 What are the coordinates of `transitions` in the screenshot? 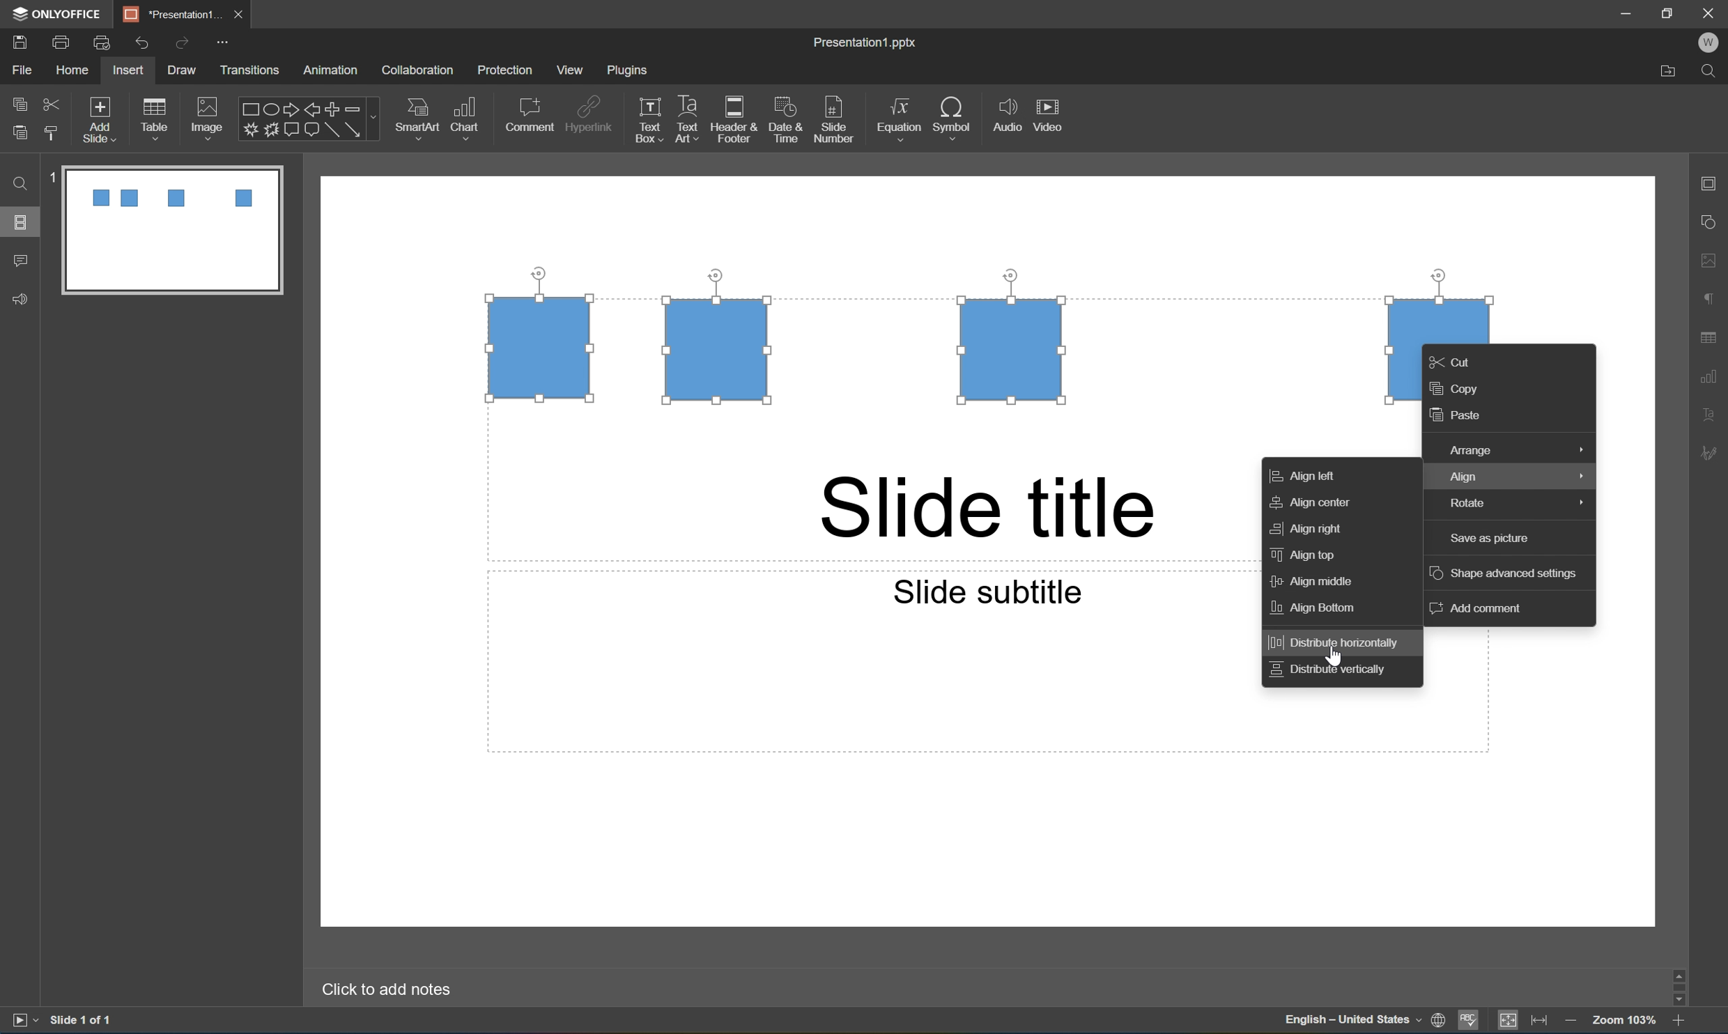 It's located at (252, 70).